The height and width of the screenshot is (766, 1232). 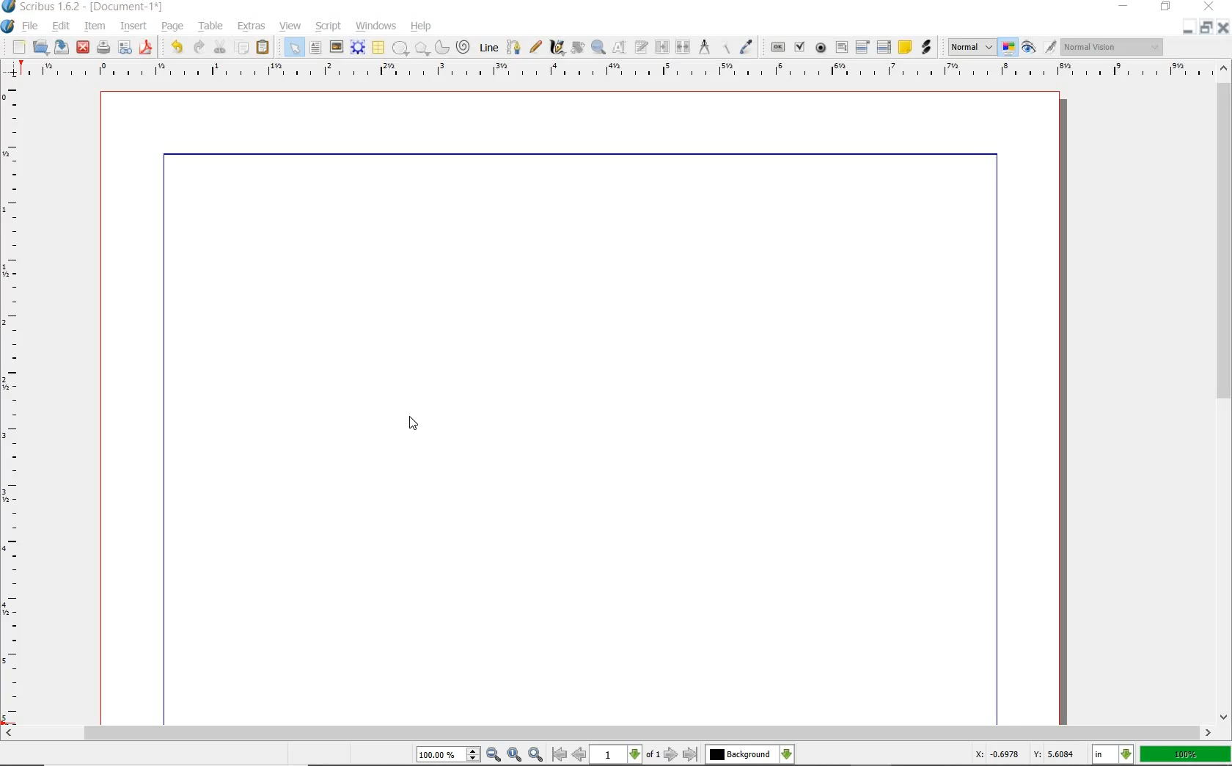 I want to click on WINDOWS, so click(x=376, y=26).